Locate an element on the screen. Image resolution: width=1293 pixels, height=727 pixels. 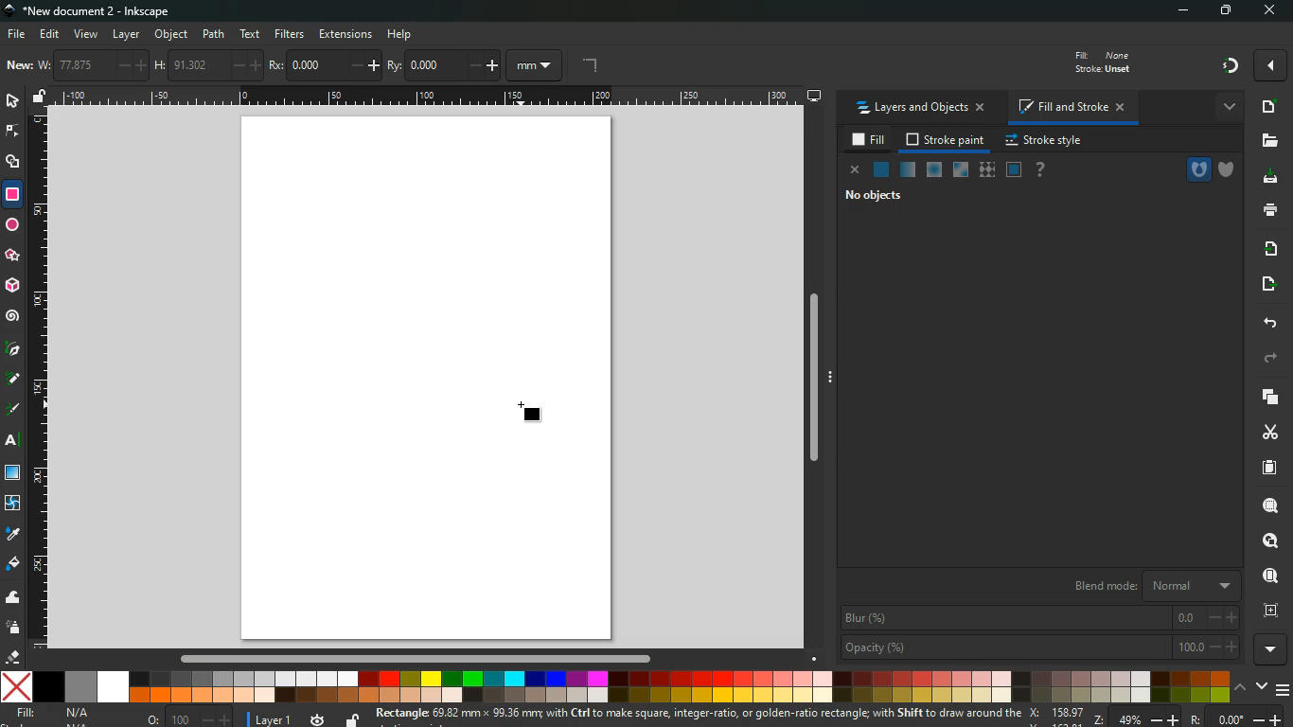
edge is located at coordinates (13, 133).